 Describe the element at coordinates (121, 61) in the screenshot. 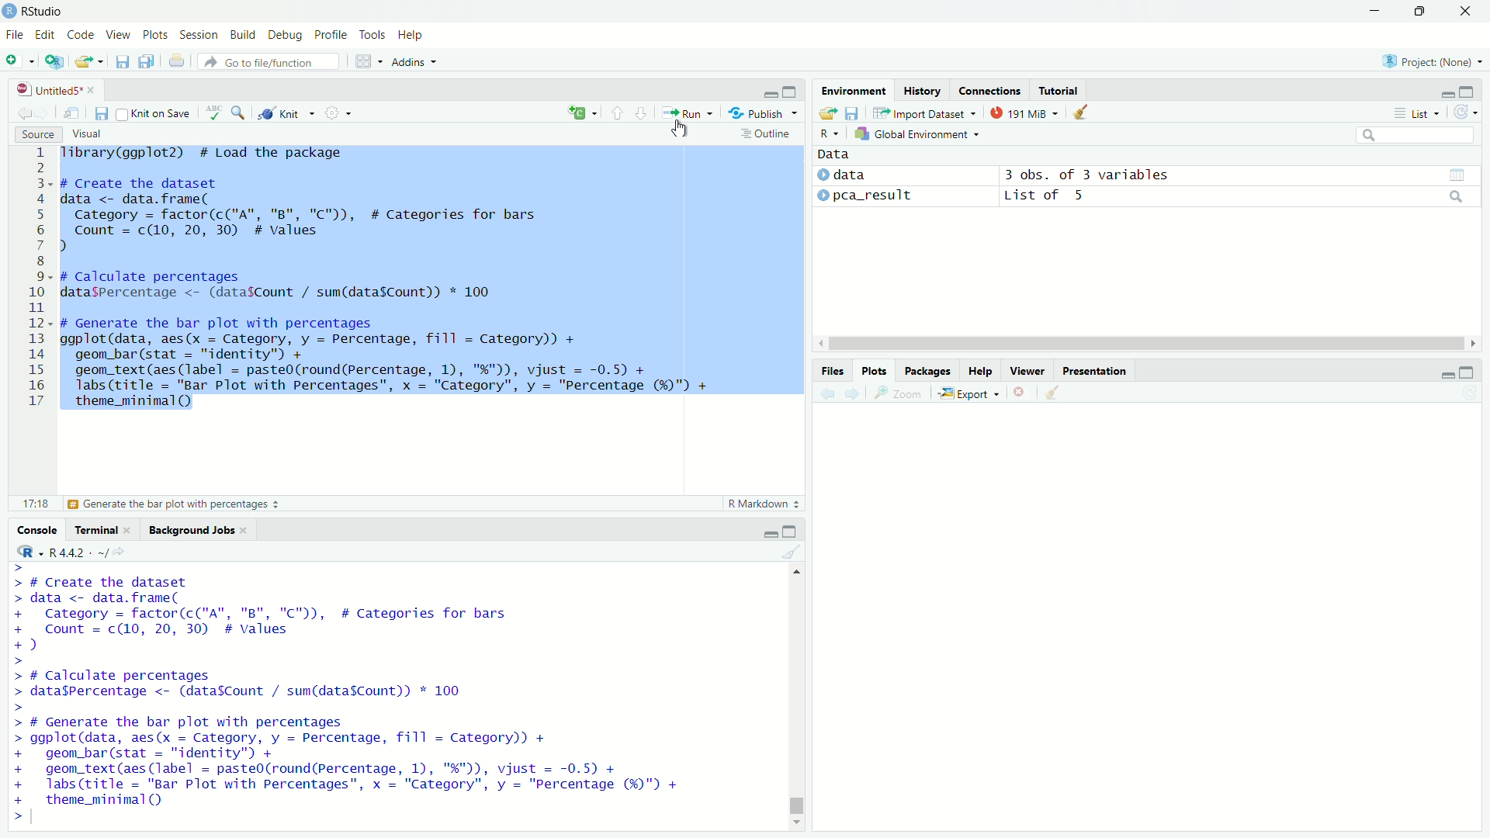

I see `save` at that location.